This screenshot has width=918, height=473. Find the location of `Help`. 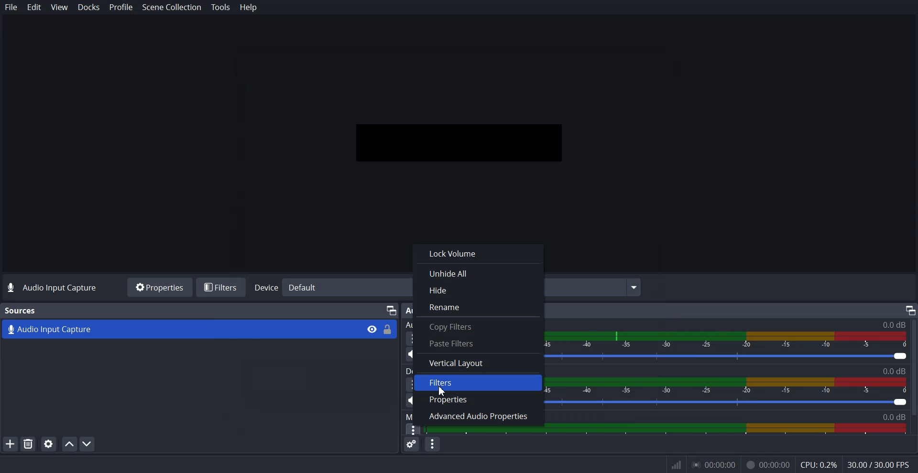

Help is located at coordinates (248, 7).